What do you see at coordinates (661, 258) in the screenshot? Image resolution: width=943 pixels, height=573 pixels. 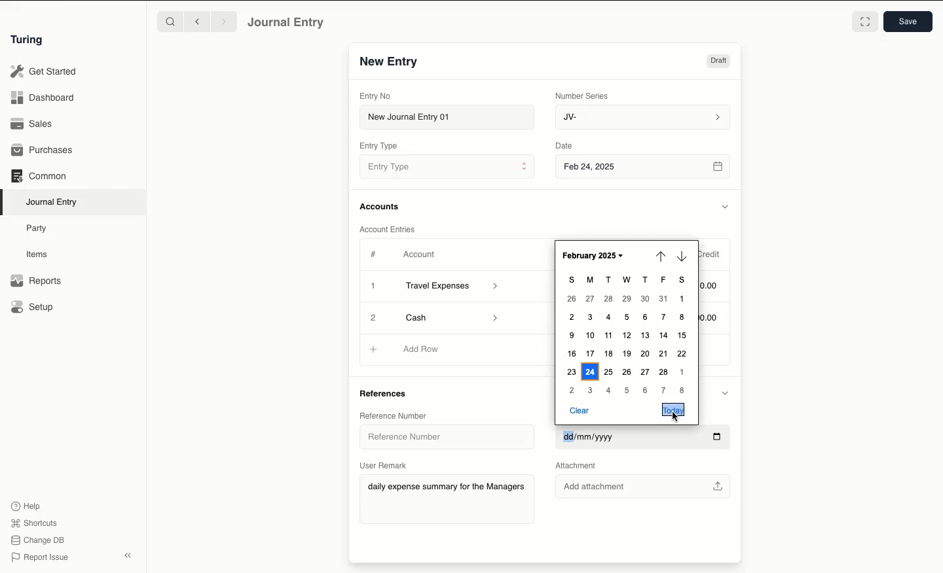 I see `Previous` at bounding box center [661, 258].